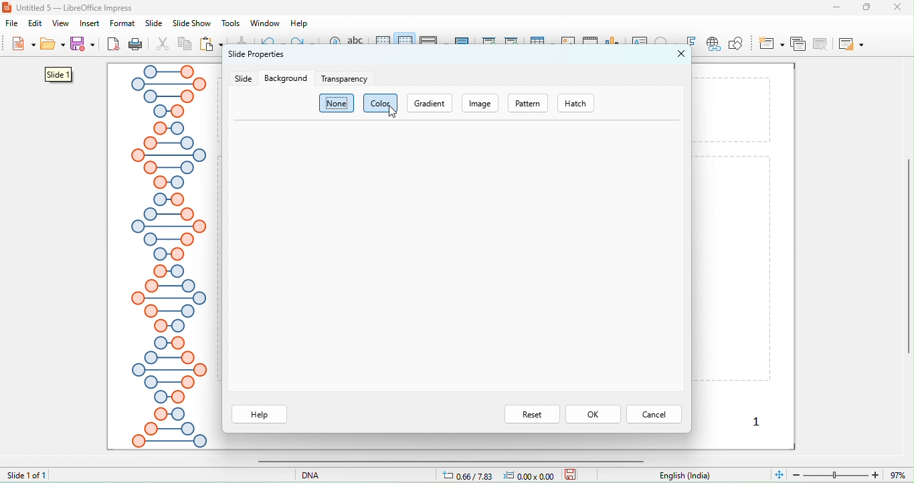 This screenshot has width=914, height=483. Describe the element at coordinates (406, 43) in the screenshot. I see `snap to grid` at that location.